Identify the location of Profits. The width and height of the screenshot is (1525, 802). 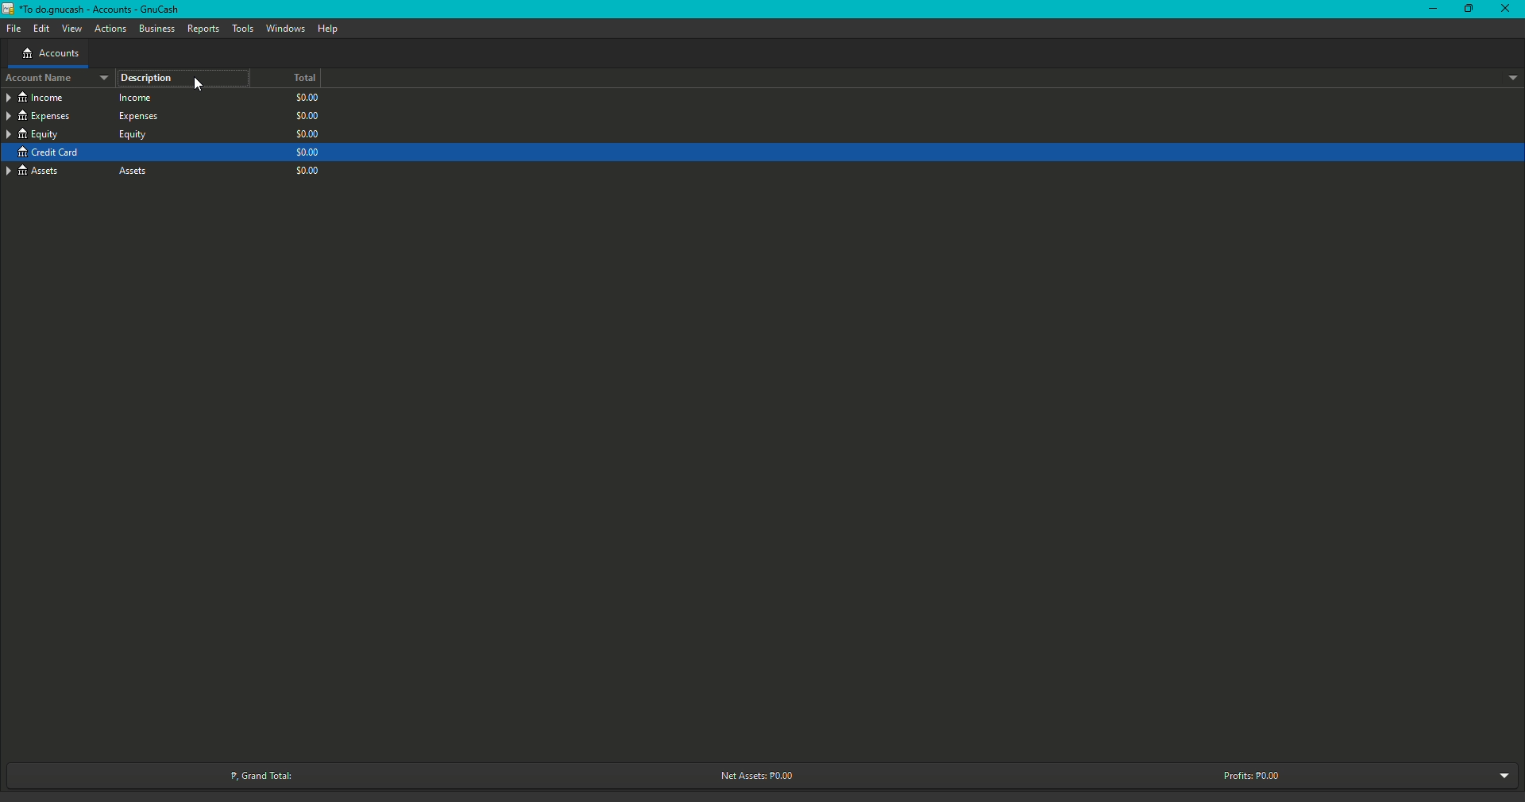
(1244, 774).